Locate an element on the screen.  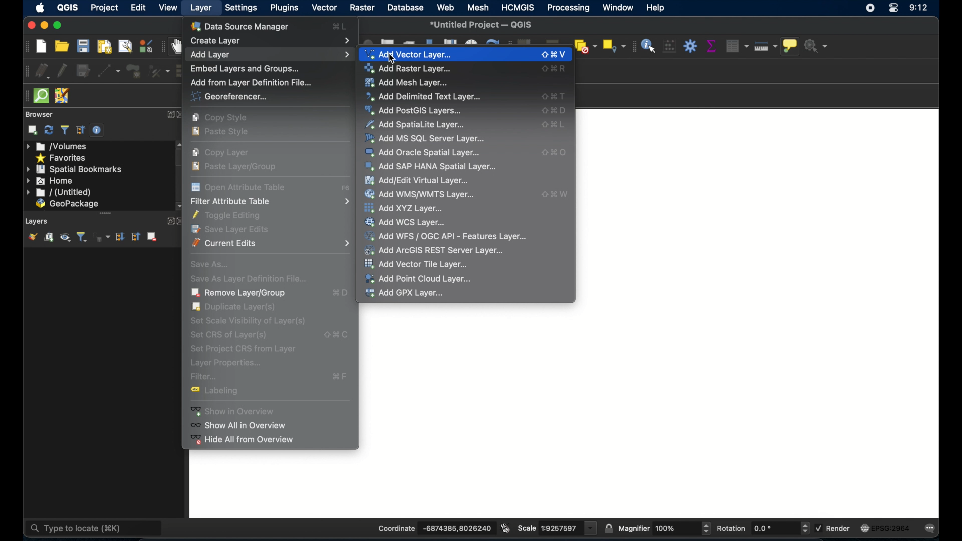
toolbox is located at coordinates (690, 45).